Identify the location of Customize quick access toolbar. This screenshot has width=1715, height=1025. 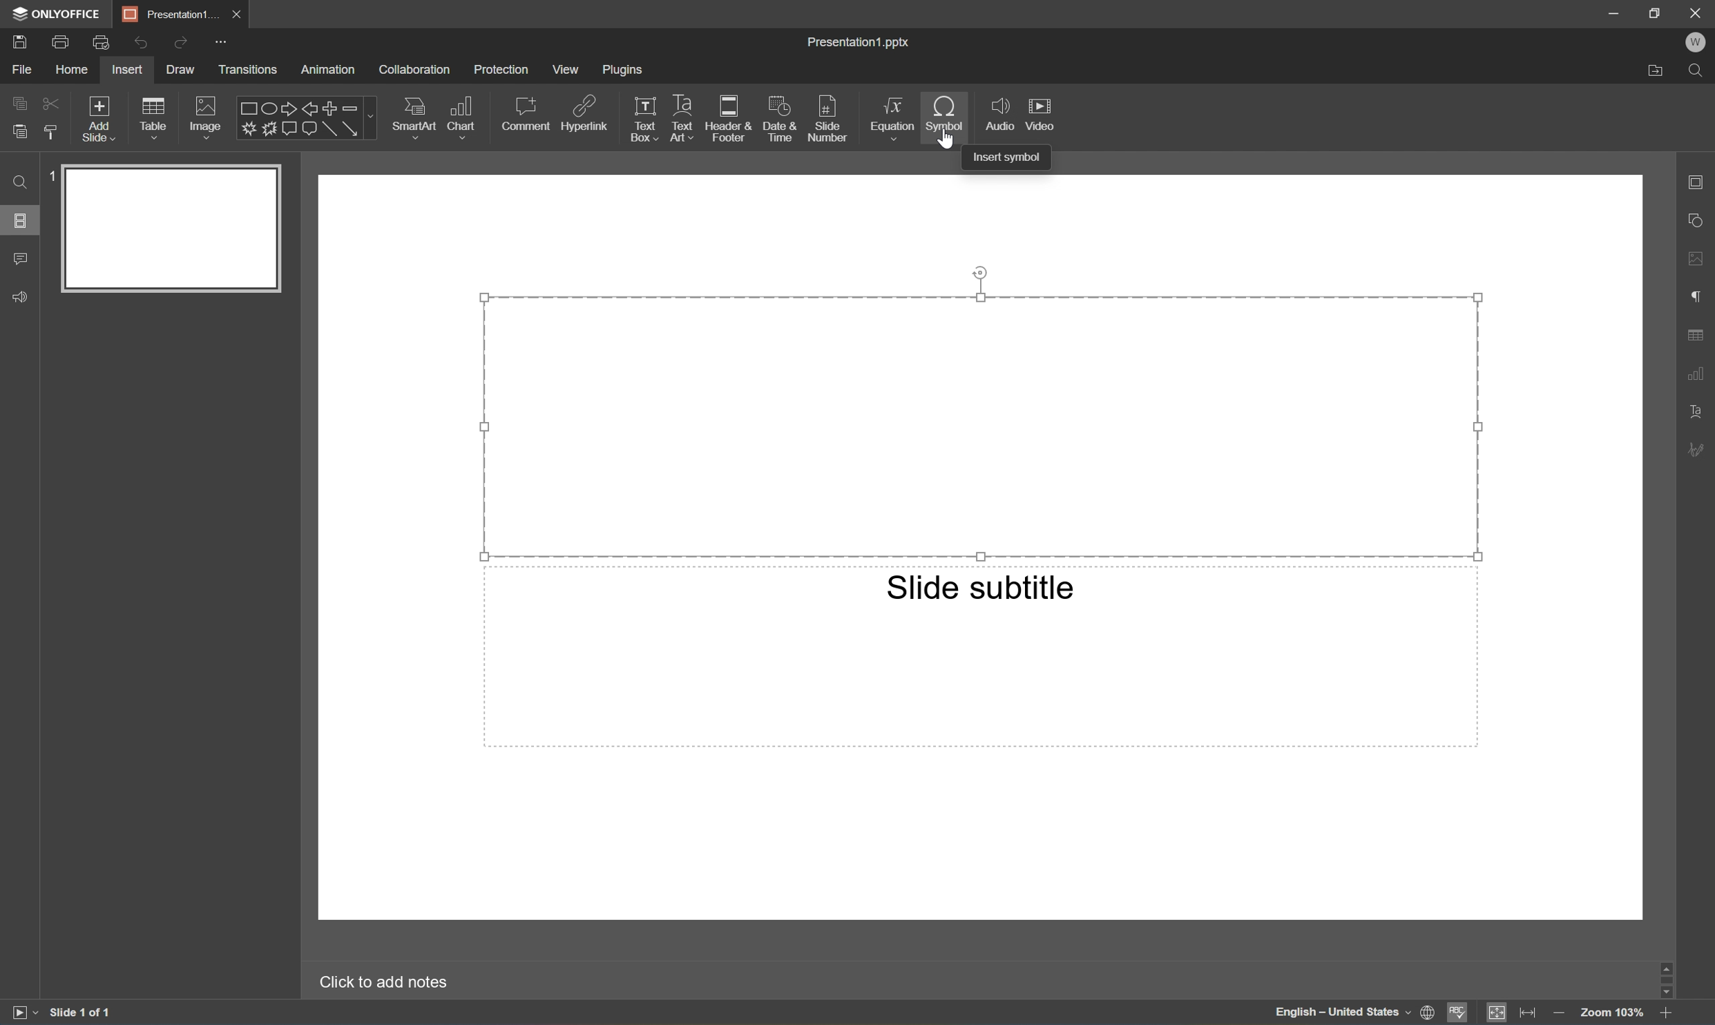
(221, 44).